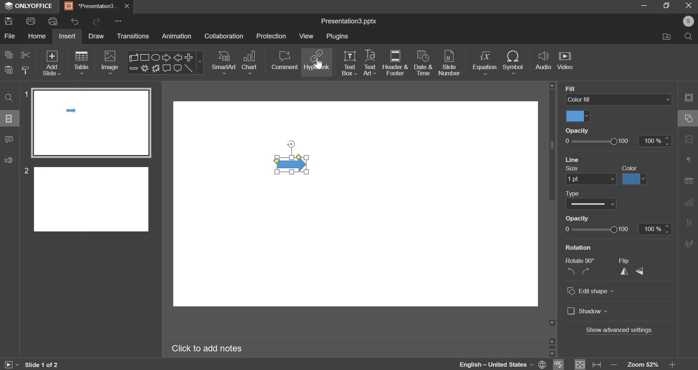 The image size is (698, 370). Describe the element at coordinates (26, 55) in the screenshot. I see `cut` at that location.